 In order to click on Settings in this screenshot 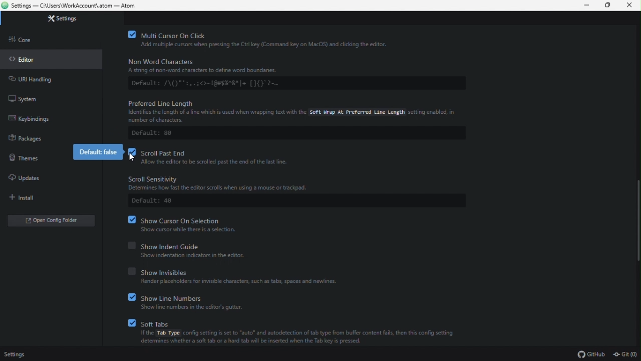, I will do `click(68, 20)`.